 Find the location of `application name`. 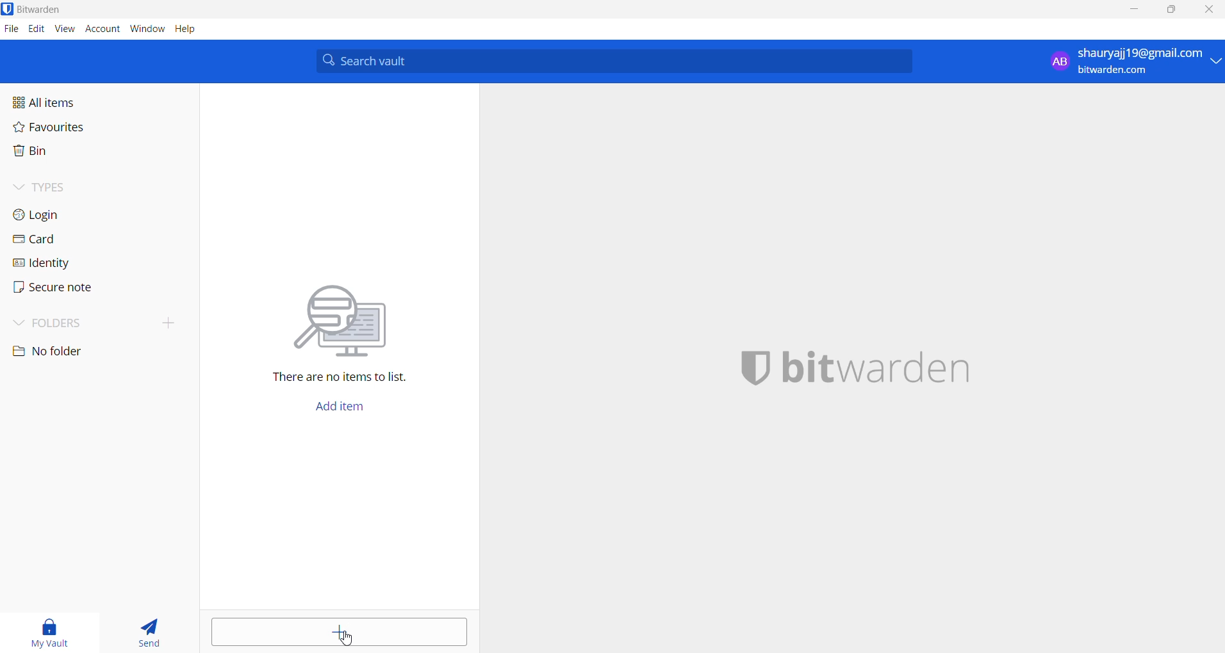

application name is located at coordinates (45, 10).